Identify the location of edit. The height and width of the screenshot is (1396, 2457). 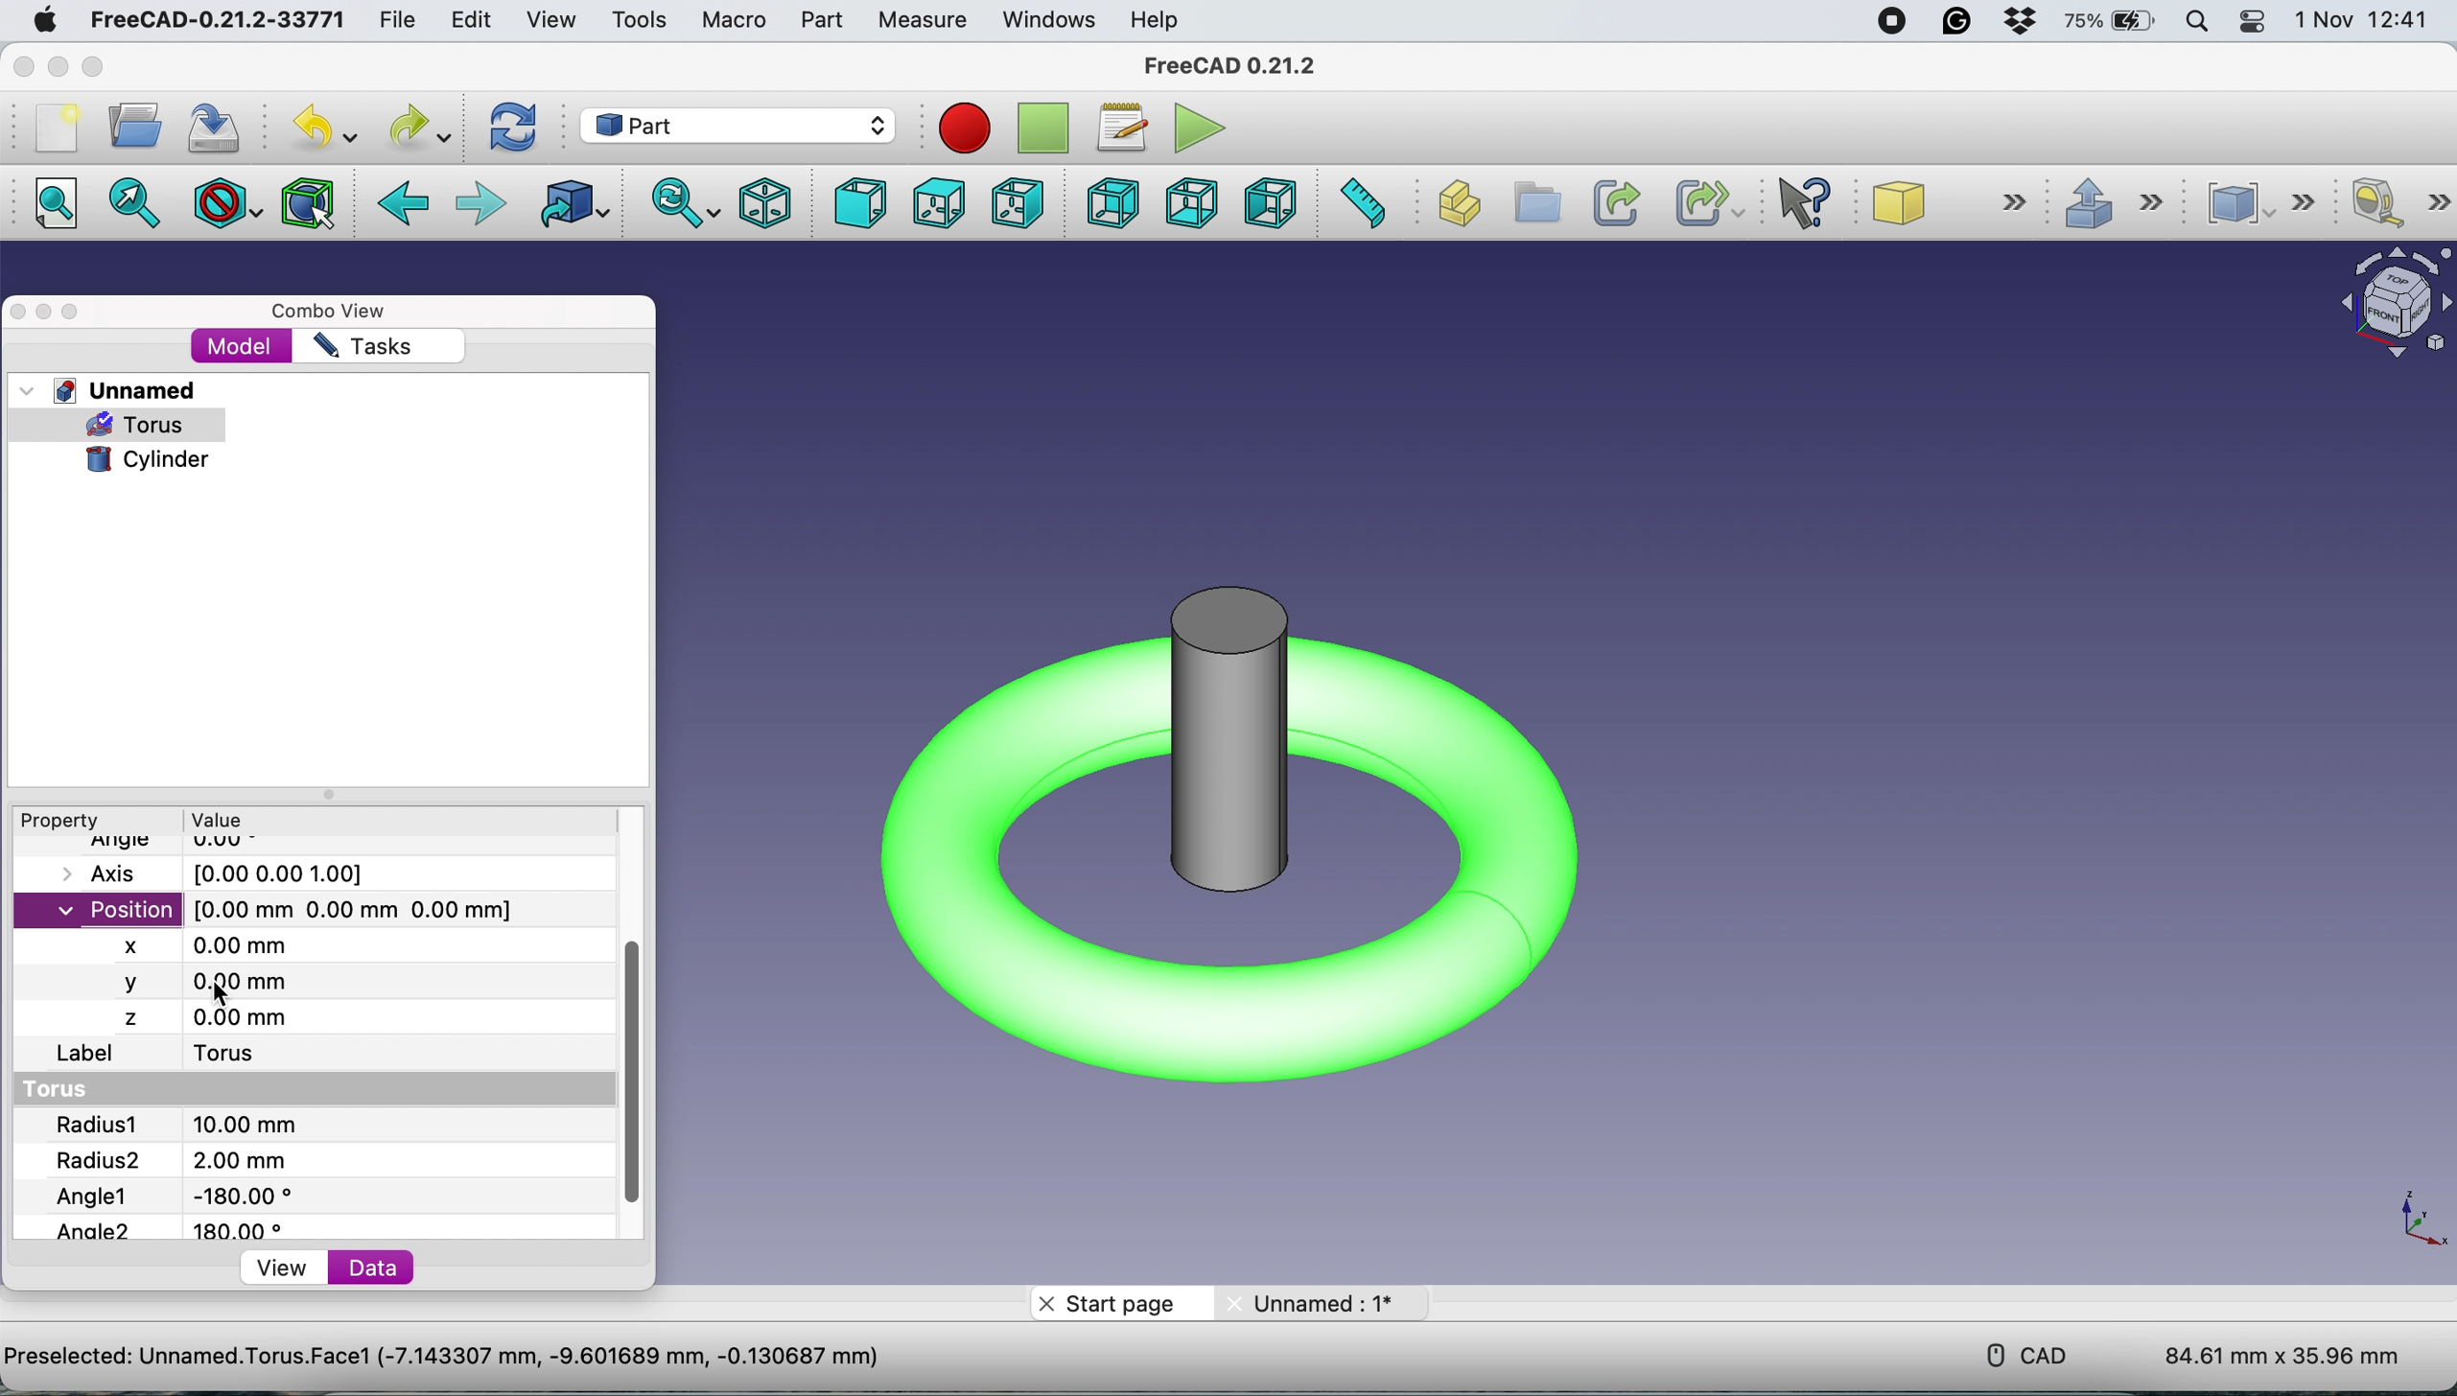
(467, 20).